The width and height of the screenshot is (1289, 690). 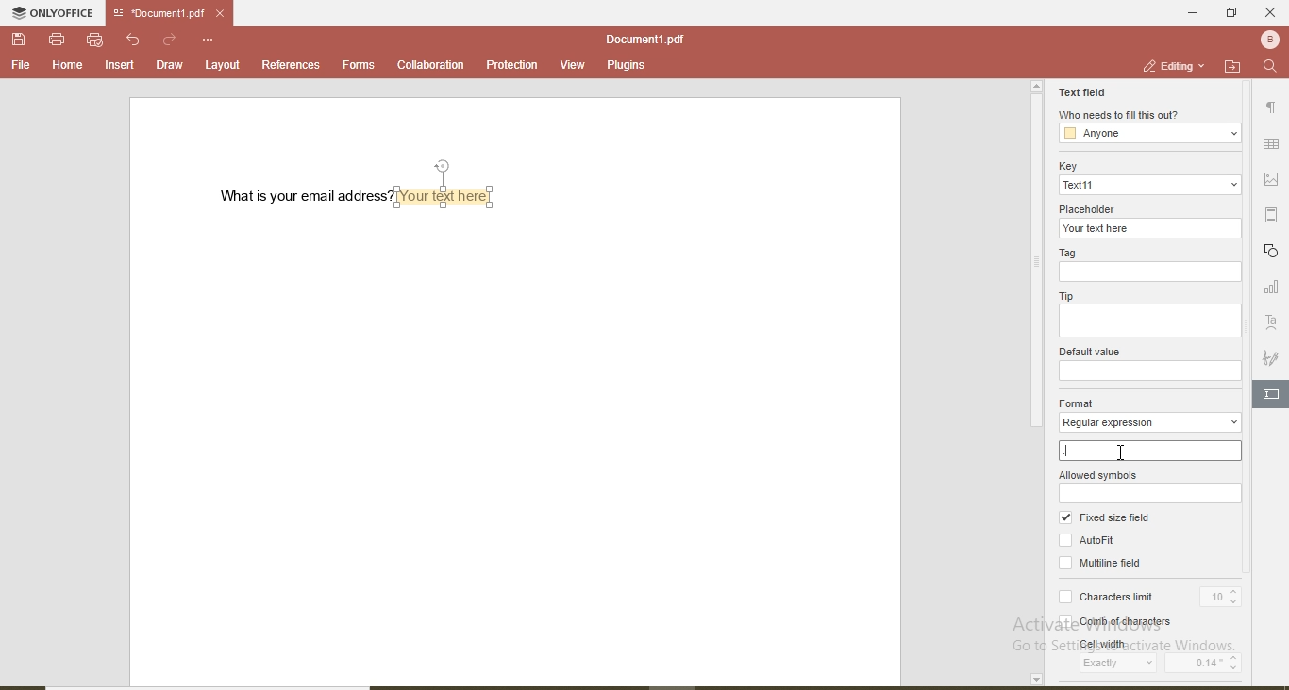 I want to click on paragraph, so click(x=1270, y=110).